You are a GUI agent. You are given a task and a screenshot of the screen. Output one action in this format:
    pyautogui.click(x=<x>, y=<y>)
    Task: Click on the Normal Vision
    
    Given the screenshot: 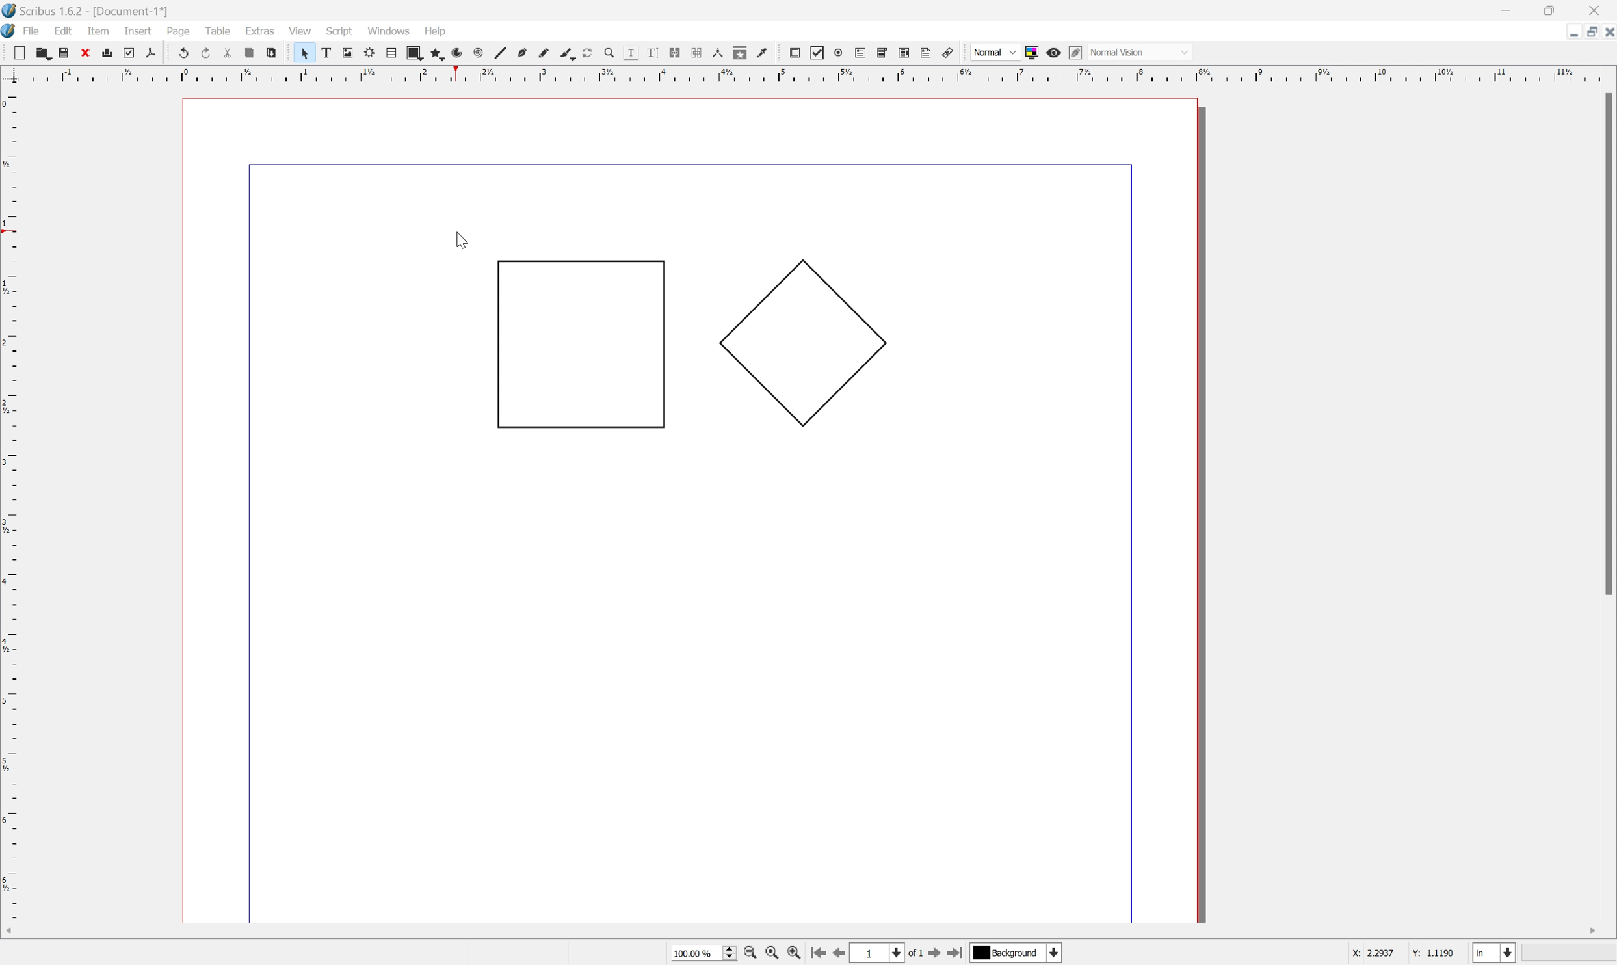 What is the action you would take?
    pyautogui.click(x=1141, y=51)
    